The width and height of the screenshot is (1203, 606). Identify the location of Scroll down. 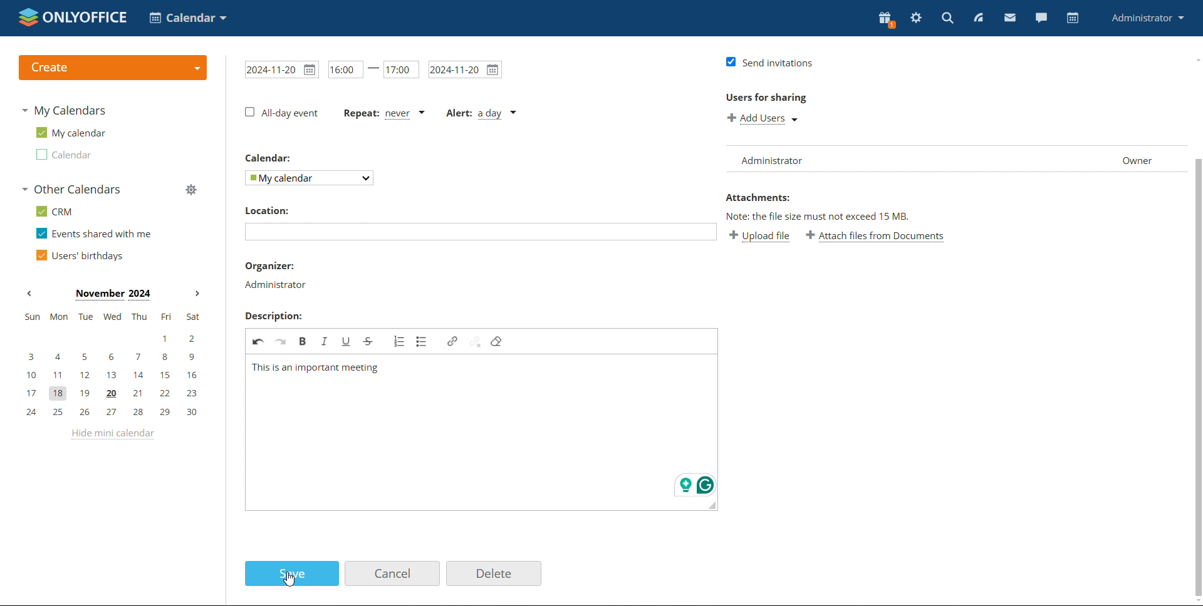
(1195, 602).